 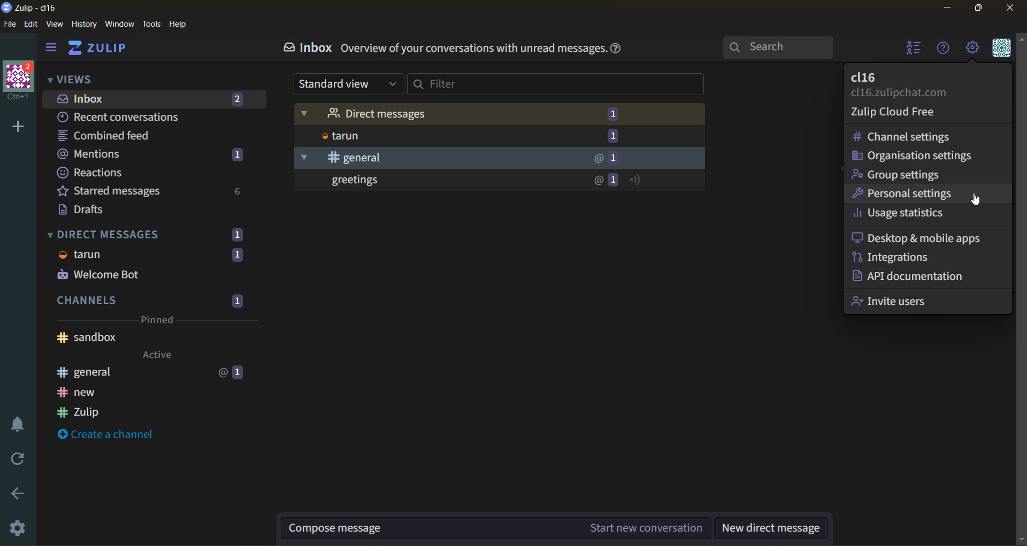 What do you see at coordinates (489, 532) in the screenshot?
I see `compose message` at bounding box center [489, 532].